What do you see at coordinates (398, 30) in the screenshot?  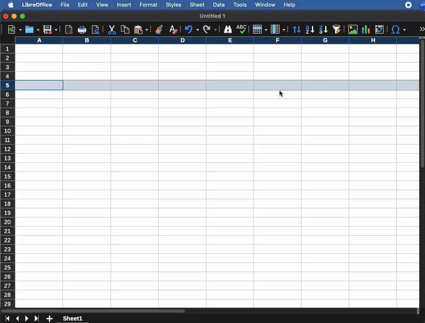 I see `special characters` at bounding box center [398, 30].